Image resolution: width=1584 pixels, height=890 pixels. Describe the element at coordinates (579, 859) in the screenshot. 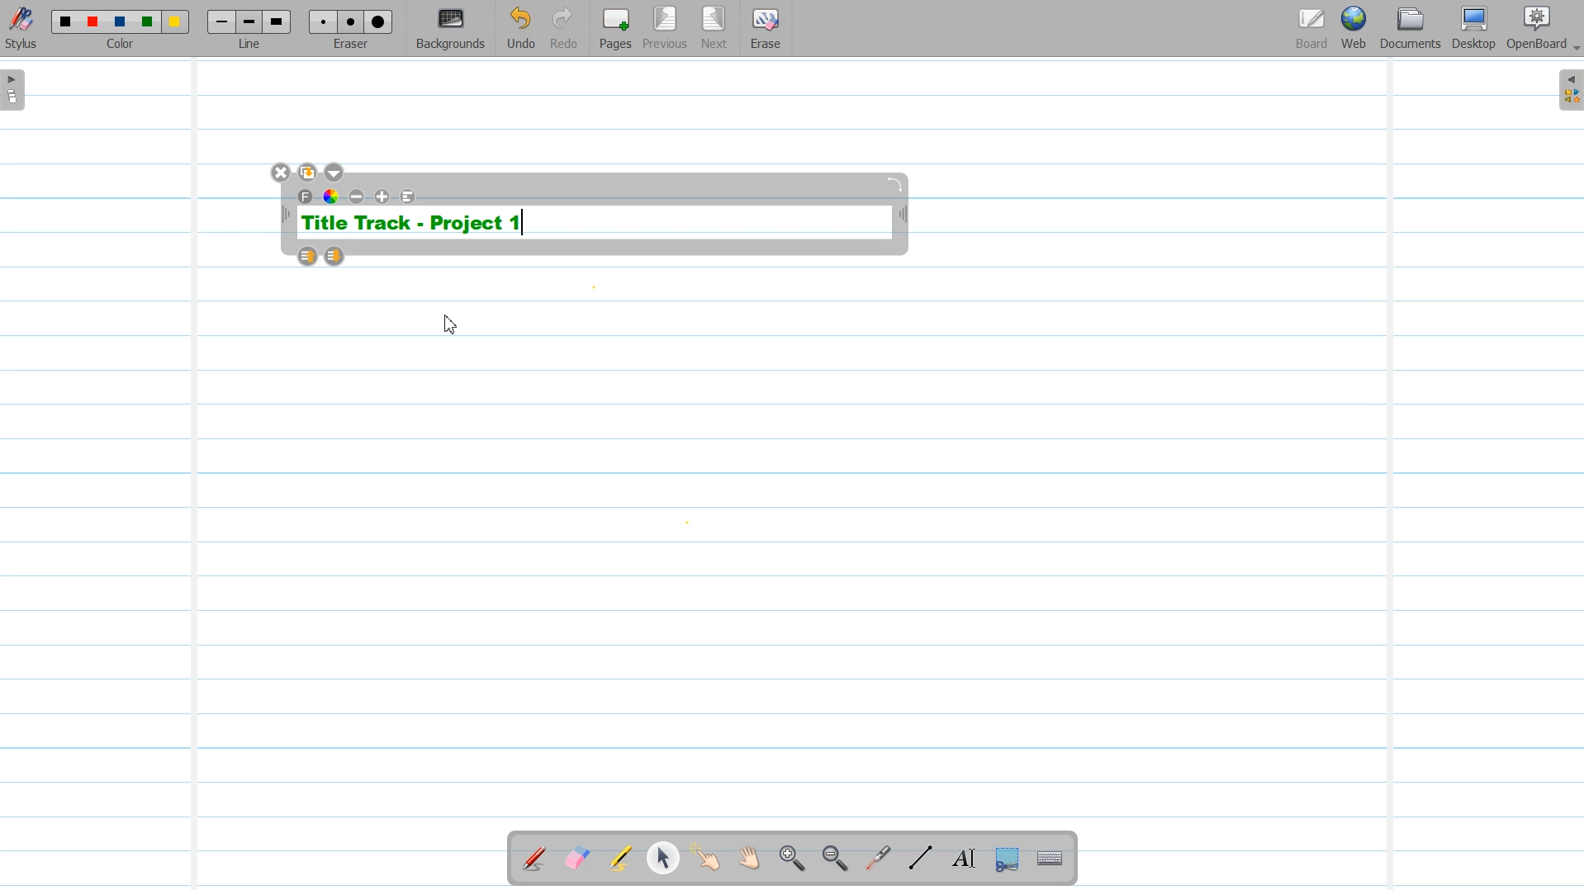

I see `Erase Annotation` at that location.